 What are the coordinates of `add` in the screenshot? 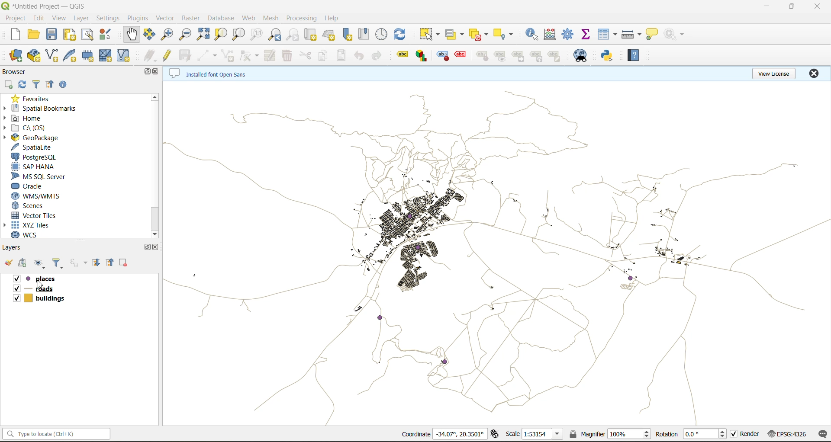 It's located at (25, 263).